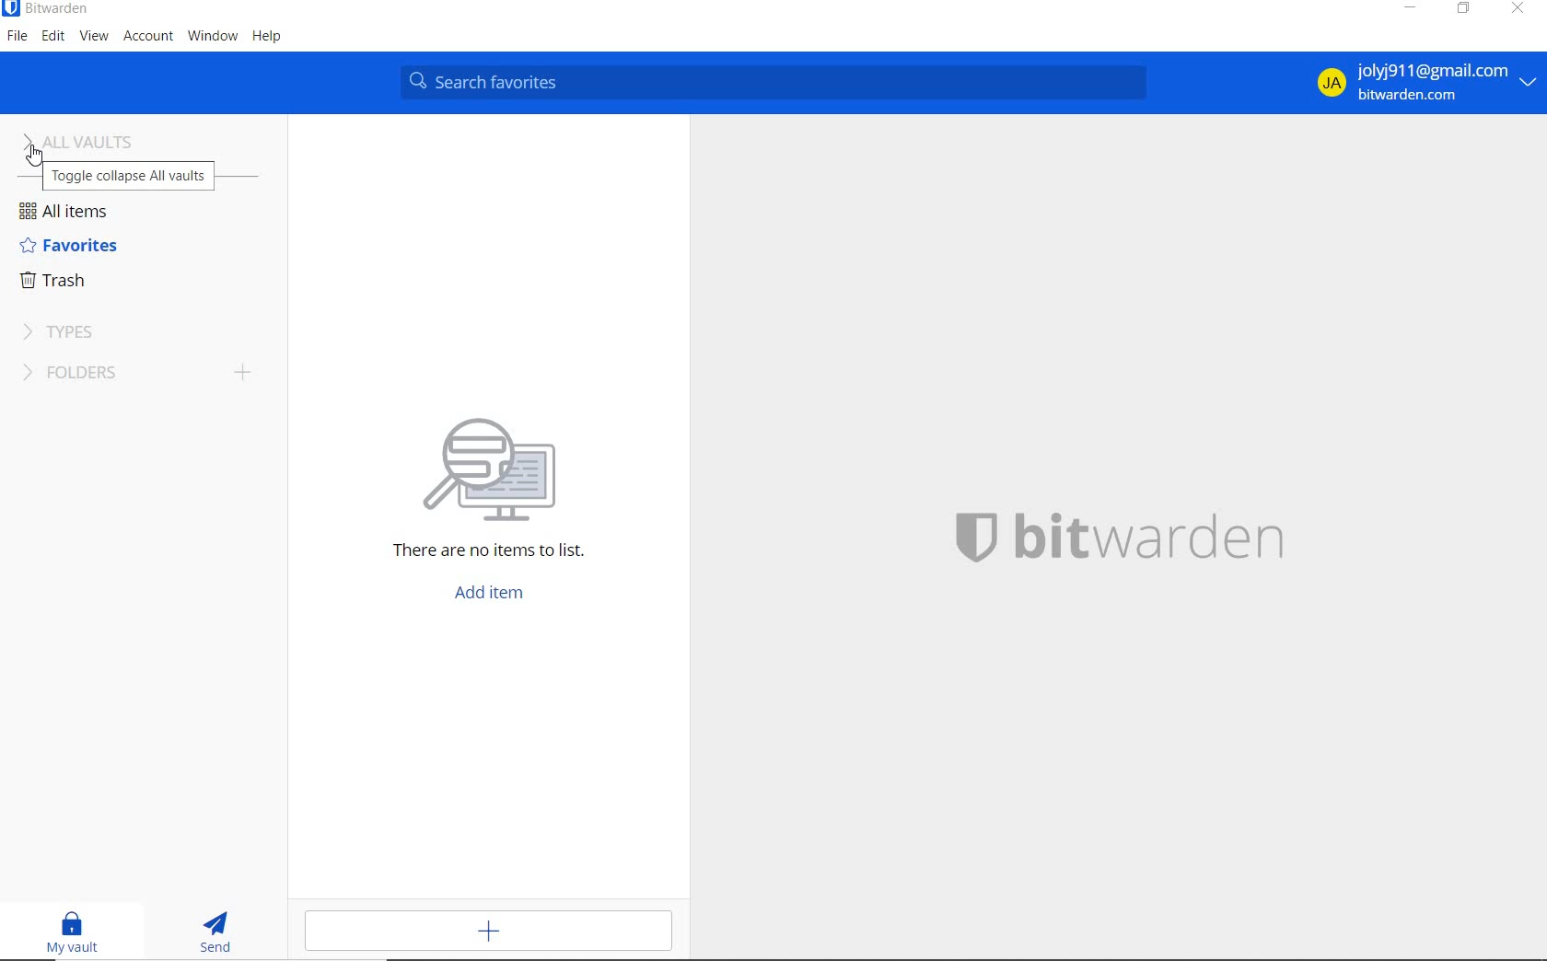 This screenshot has width=1547, height=961. What do you see at coordinates (1408, 9) in the screenshot?
I see `MINIMIZE` at bounding box center [1408, 9].